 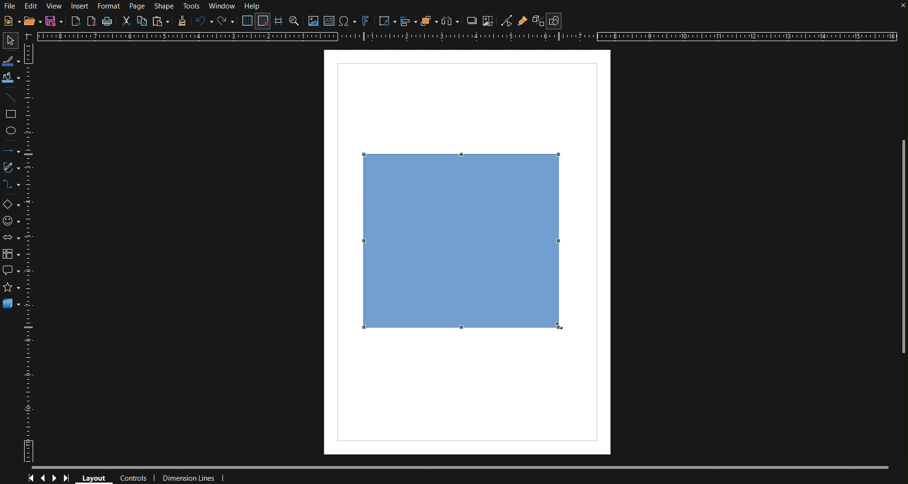 I want to click on Open, so click(x=34, y=20).